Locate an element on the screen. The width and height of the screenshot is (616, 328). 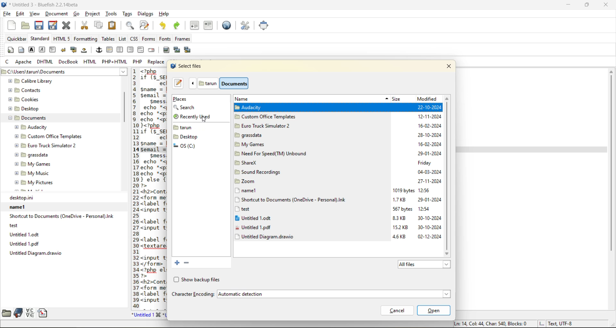
preview in browser is located at coordinates (228, 25).